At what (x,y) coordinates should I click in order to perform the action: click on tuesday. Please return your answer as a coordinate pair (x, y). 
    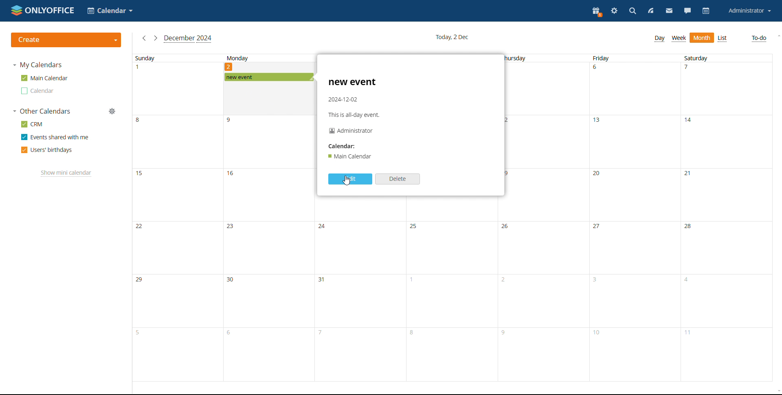
    Looking at the image, I should click on (361, 301).